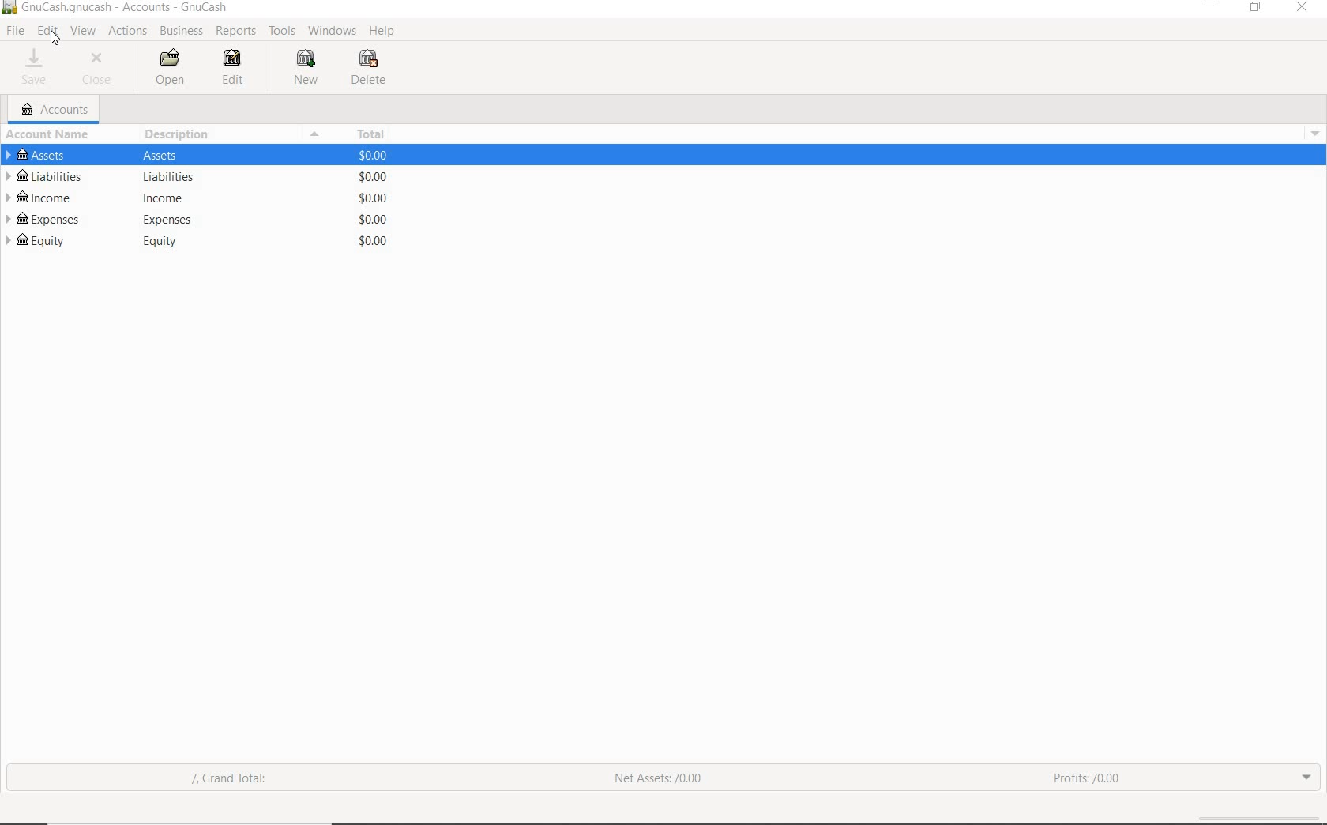 The width and height of the screenshot is (1327, 825). What do you see at coordinates (1307, 778) in the screenshot?
I see `expand` at bounding box center [1307, 778].